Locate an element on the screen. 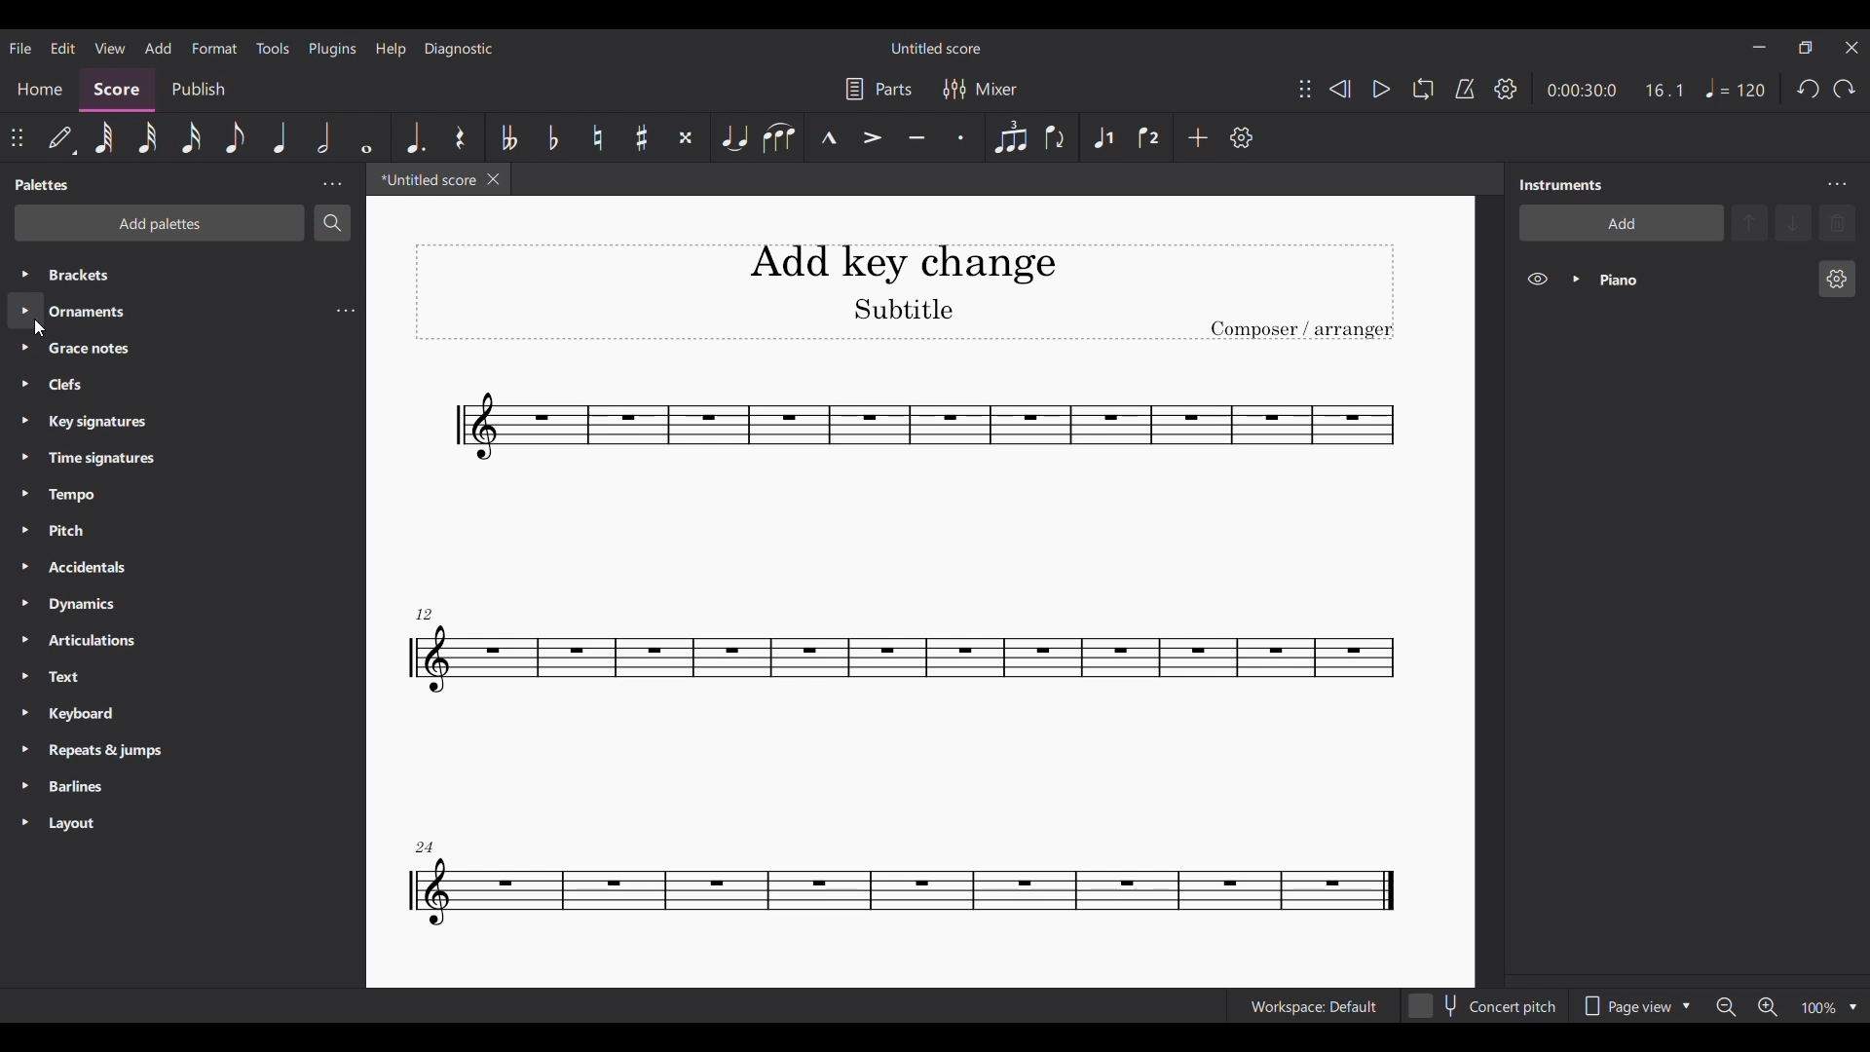 The width and height of the screenshot is (1870, 1052). Expand palettes is located at coordinates (23, 548).